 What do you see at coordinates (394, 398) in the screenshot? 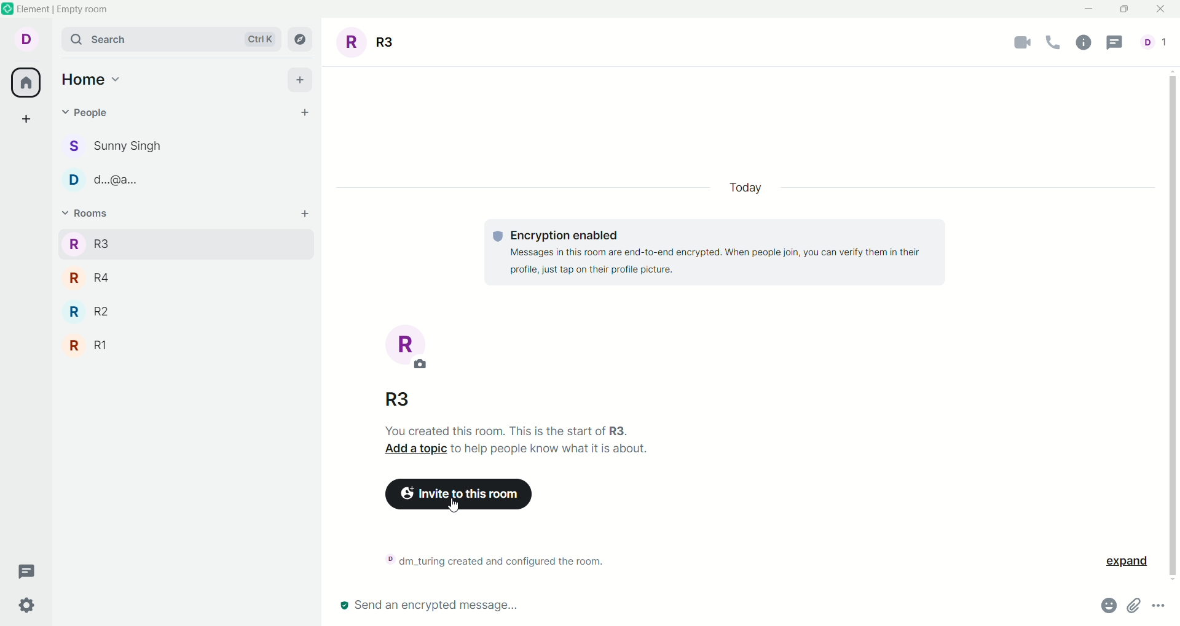
I see `R3` at bounding box center [394, 398].